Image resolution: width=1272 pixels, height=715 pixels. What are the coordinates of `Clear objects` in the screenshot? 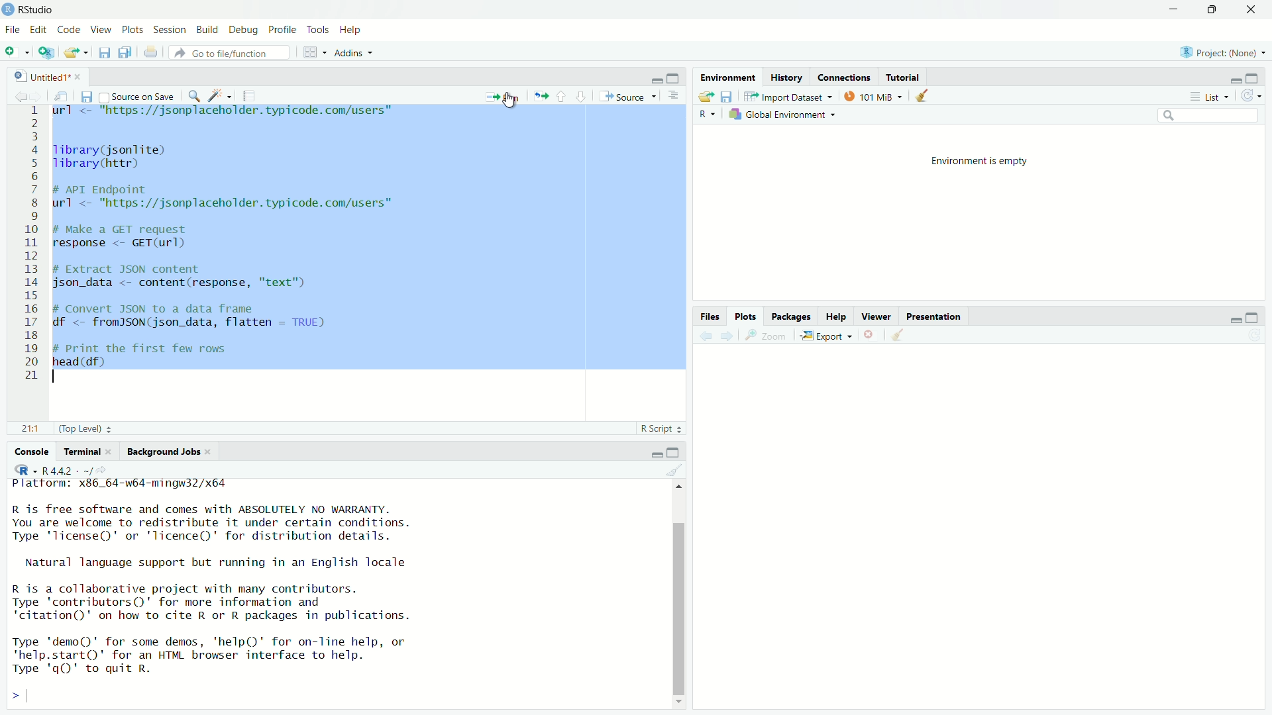 It's located at (898, 336).